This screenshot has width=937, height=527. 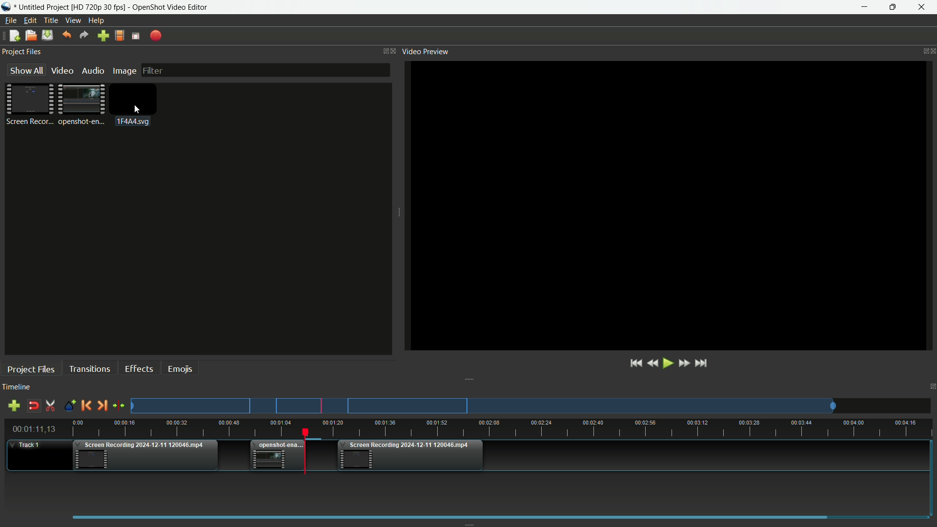 What do you see at coordinates (119, 406) in the screenshot?
I see `center the timeline on the playhead` at bounding box center [119, 406].